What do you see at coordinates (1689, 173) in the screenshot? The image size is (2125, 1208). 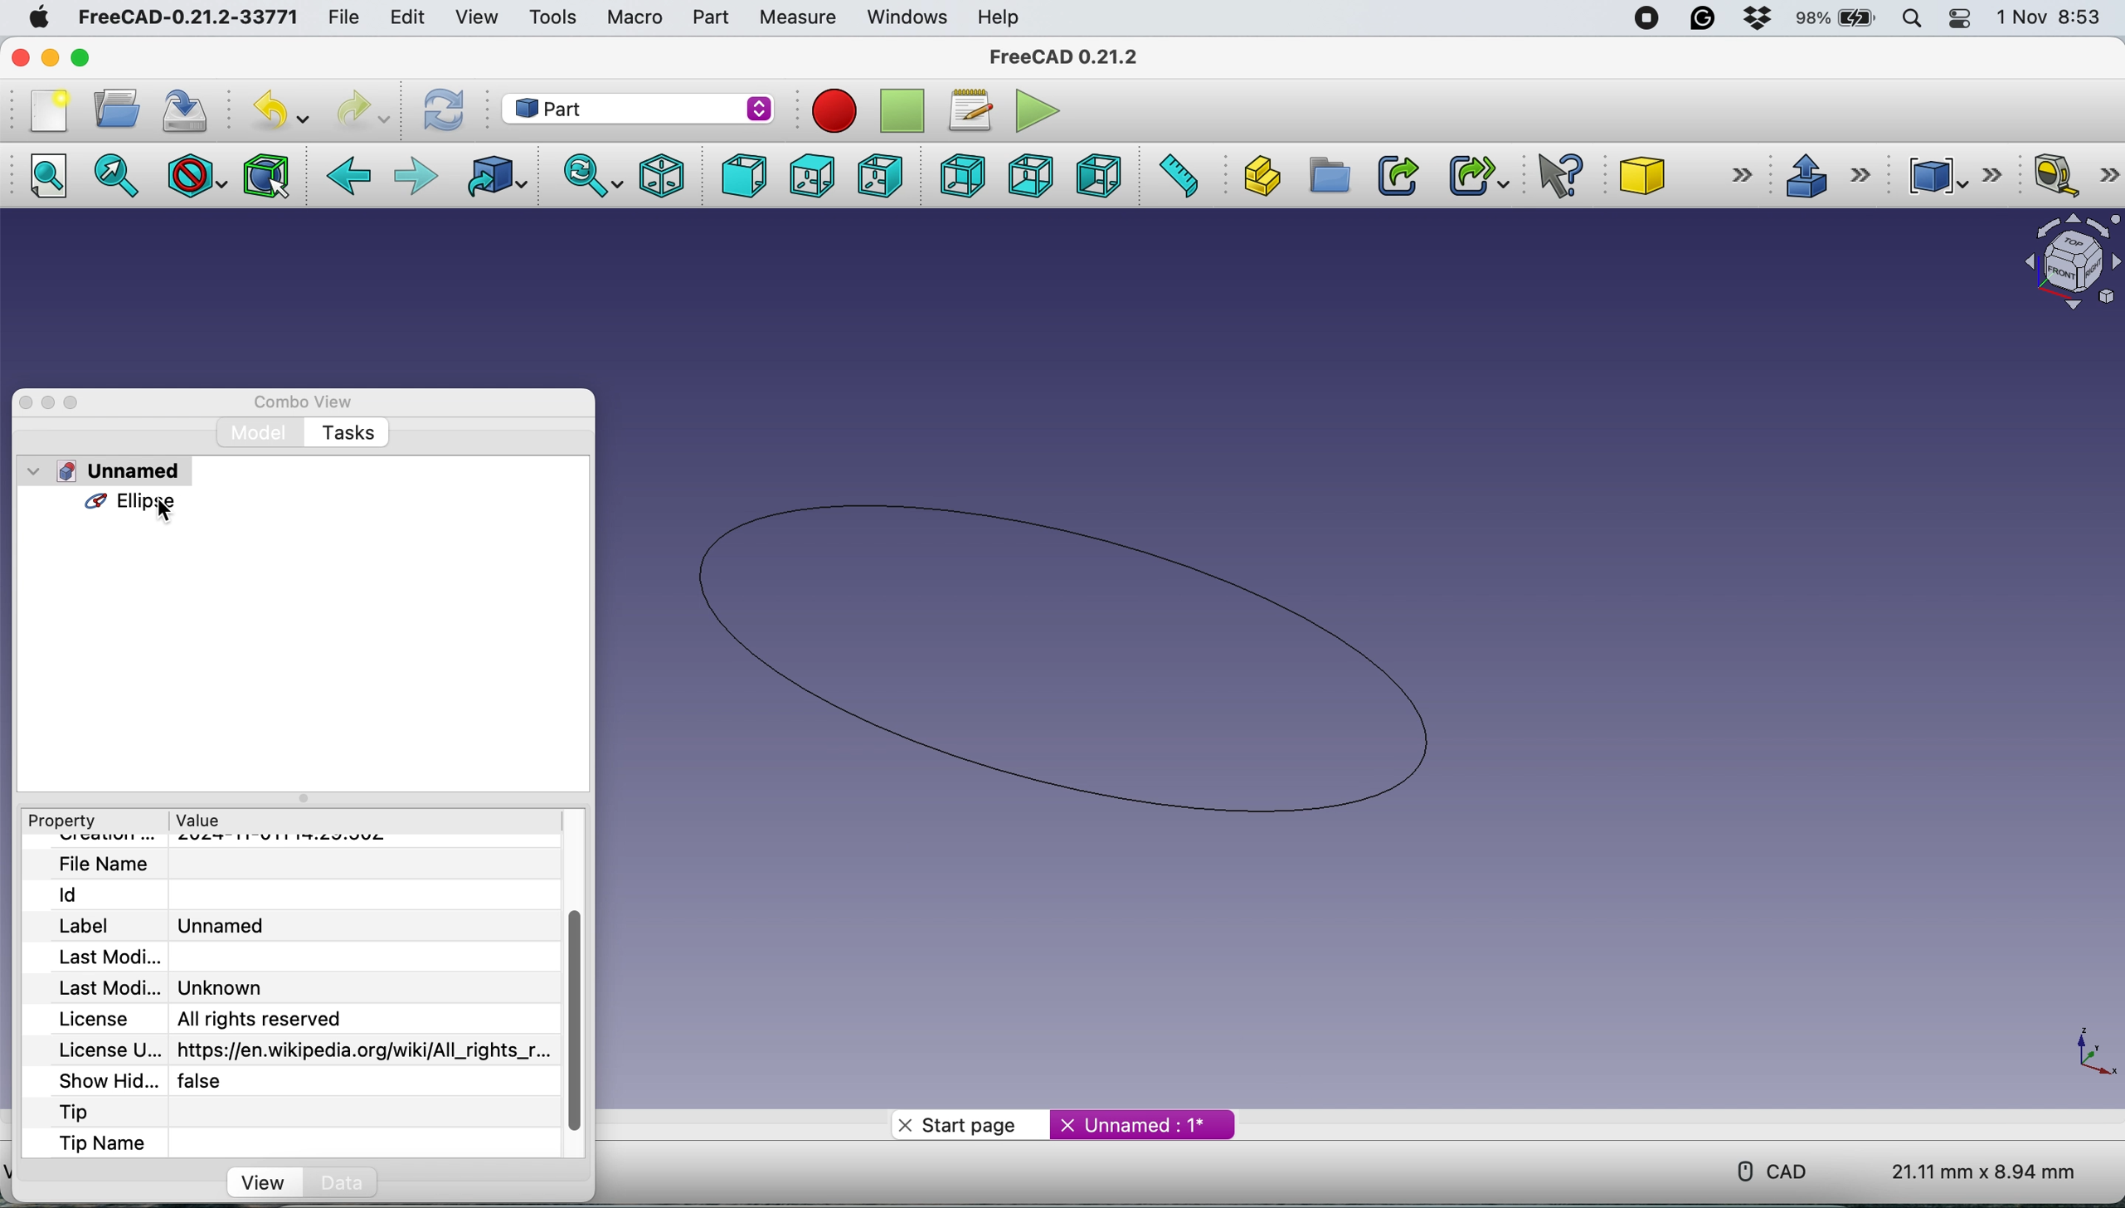 I see `cube` at bounding box center [1689, 173].